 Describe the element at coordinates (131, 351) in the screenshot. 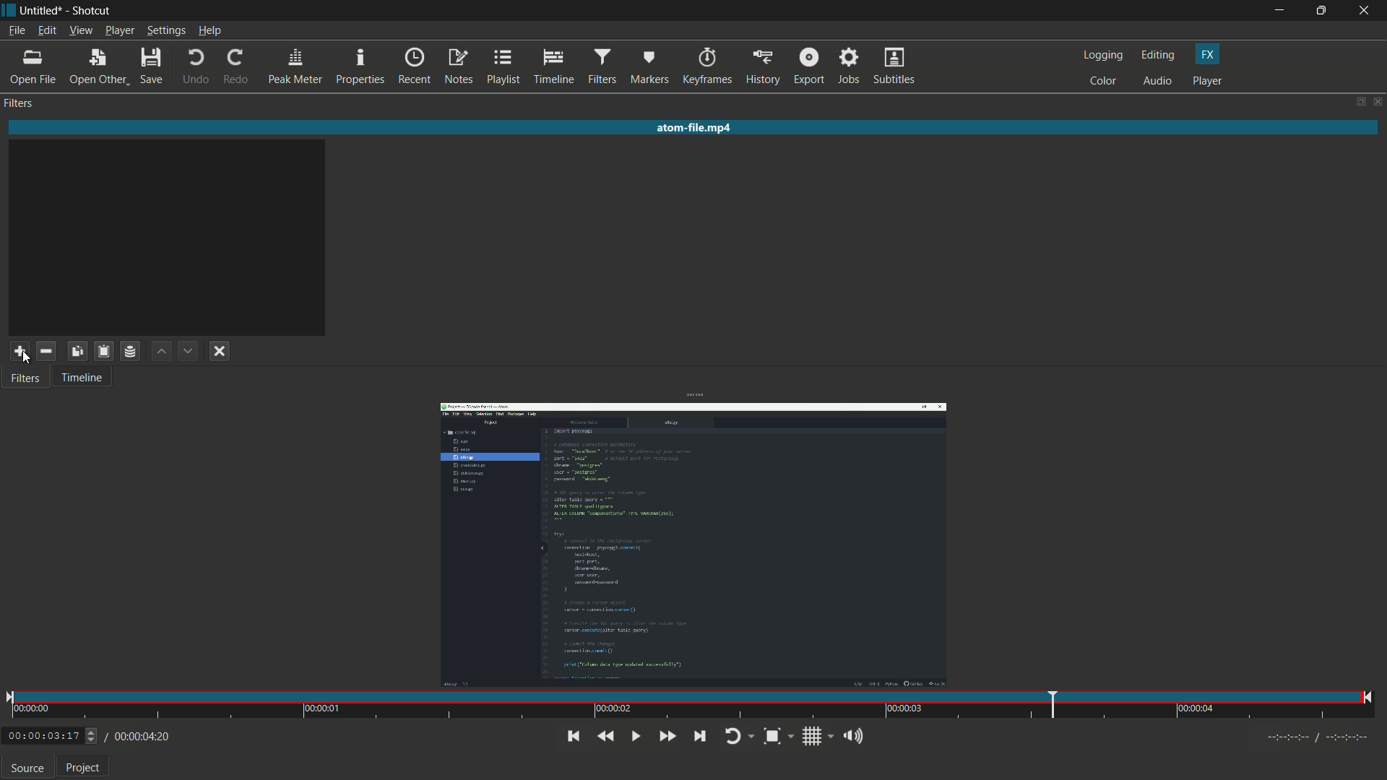

I see `save filter set` at that location.